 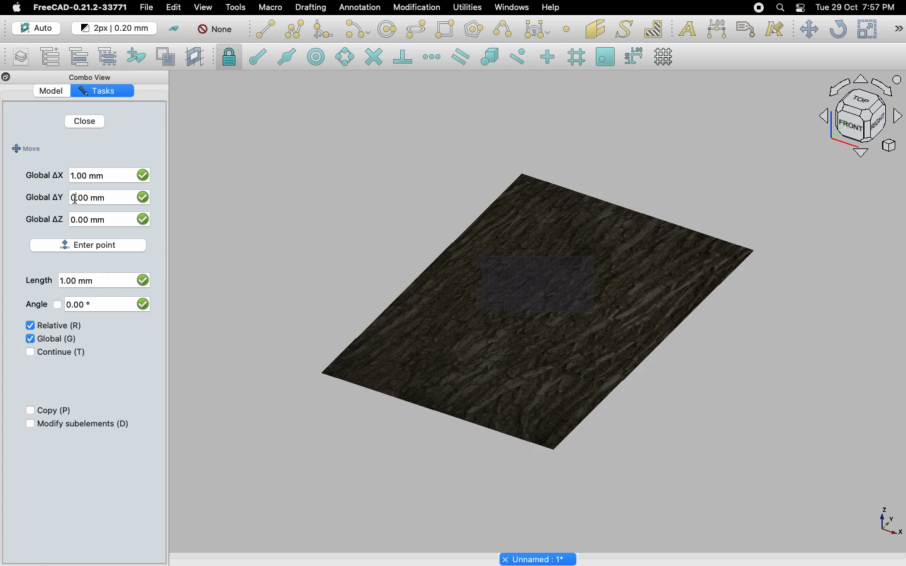 I want to click on checkbox, so click(x=142, y=279).